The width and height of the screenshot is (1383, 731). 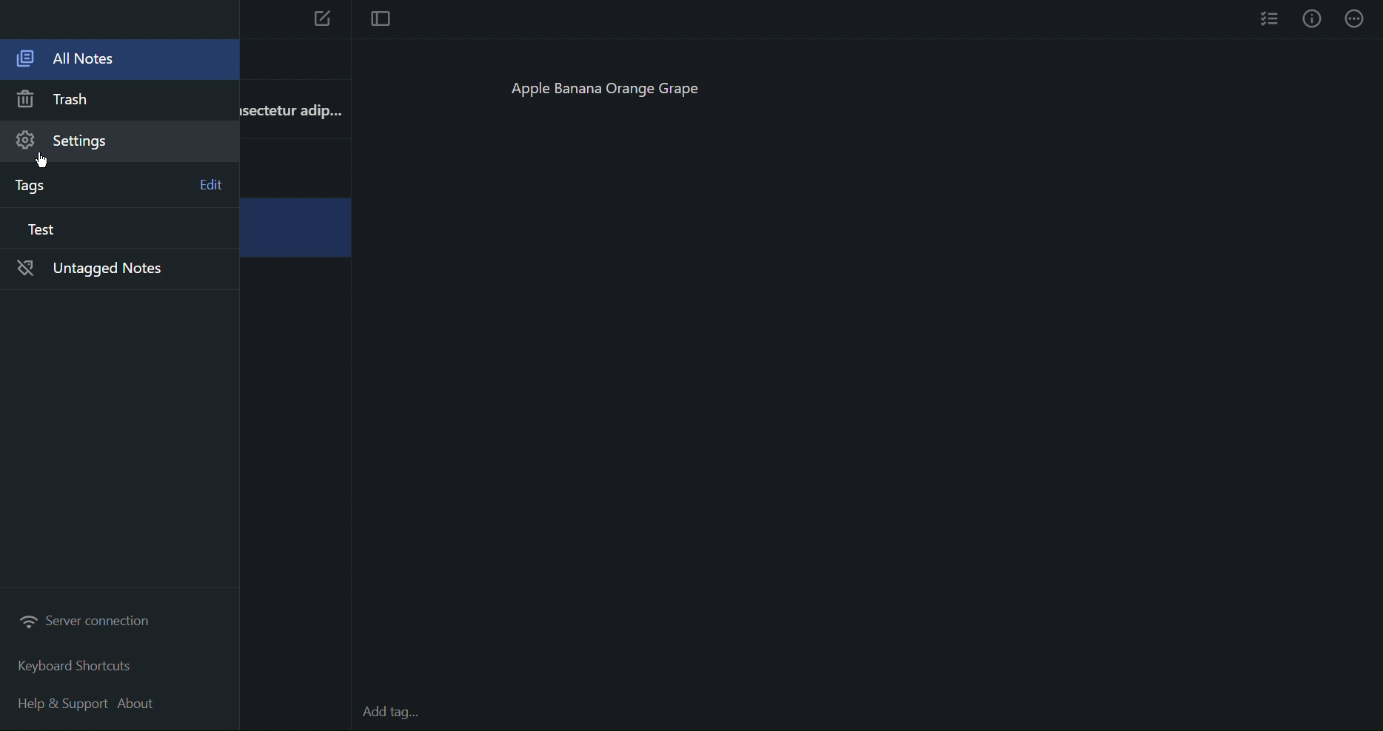 I want to click on Trash, so click(x=61, y=101).